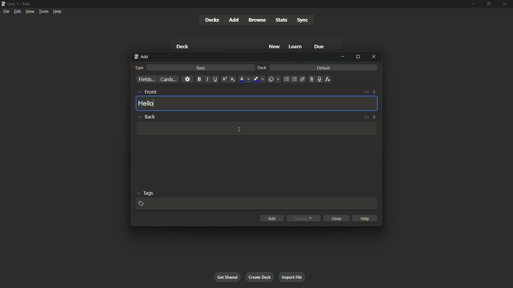  What do you see at coordinates (239, 129) in the screenshot?
I see `cursor` at bounding box center [239, 129].